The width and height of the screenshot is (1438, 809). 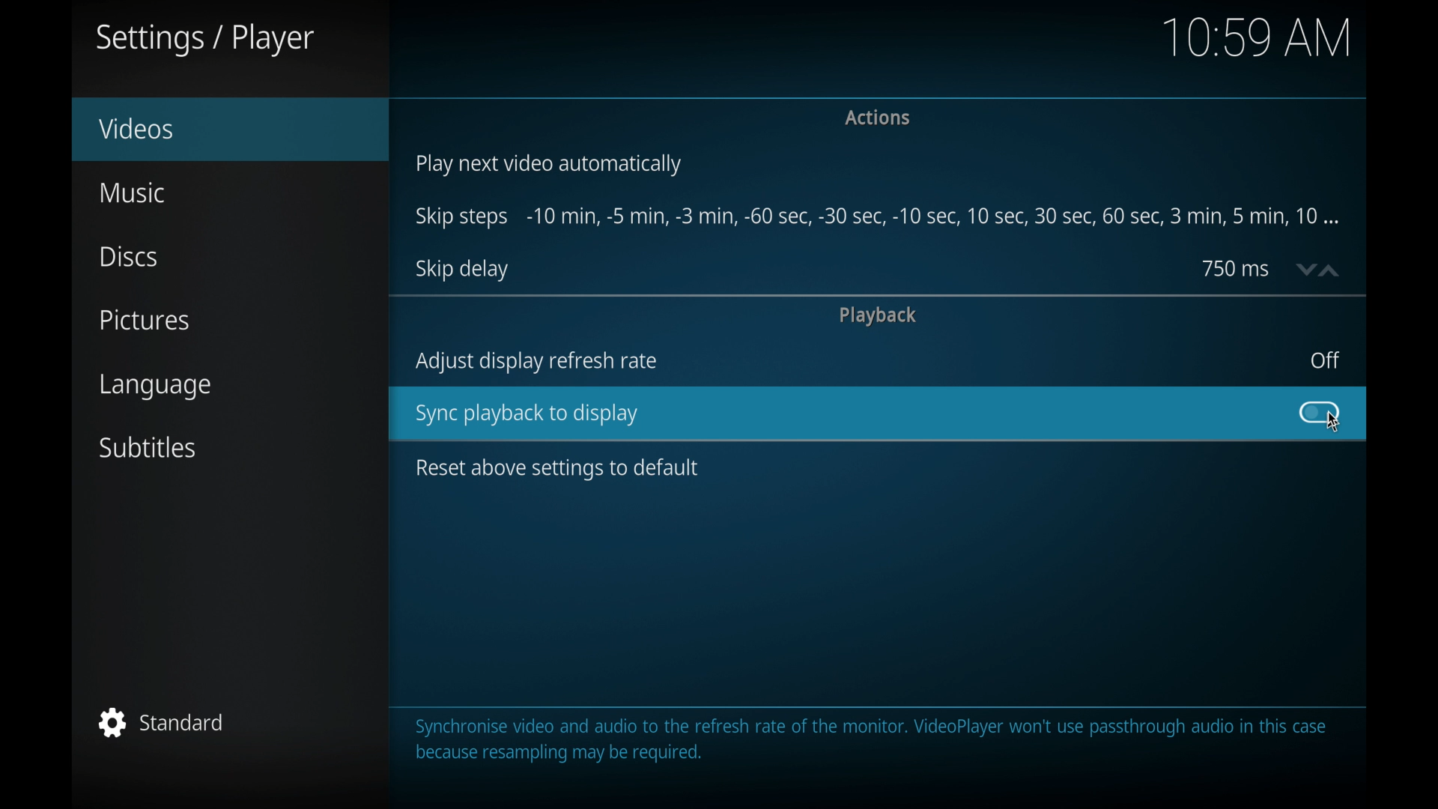 What do you see at coordinates (535, 363) in the screenshot?
I see `adjust display refresh rate` at bounding box center [535, 363].